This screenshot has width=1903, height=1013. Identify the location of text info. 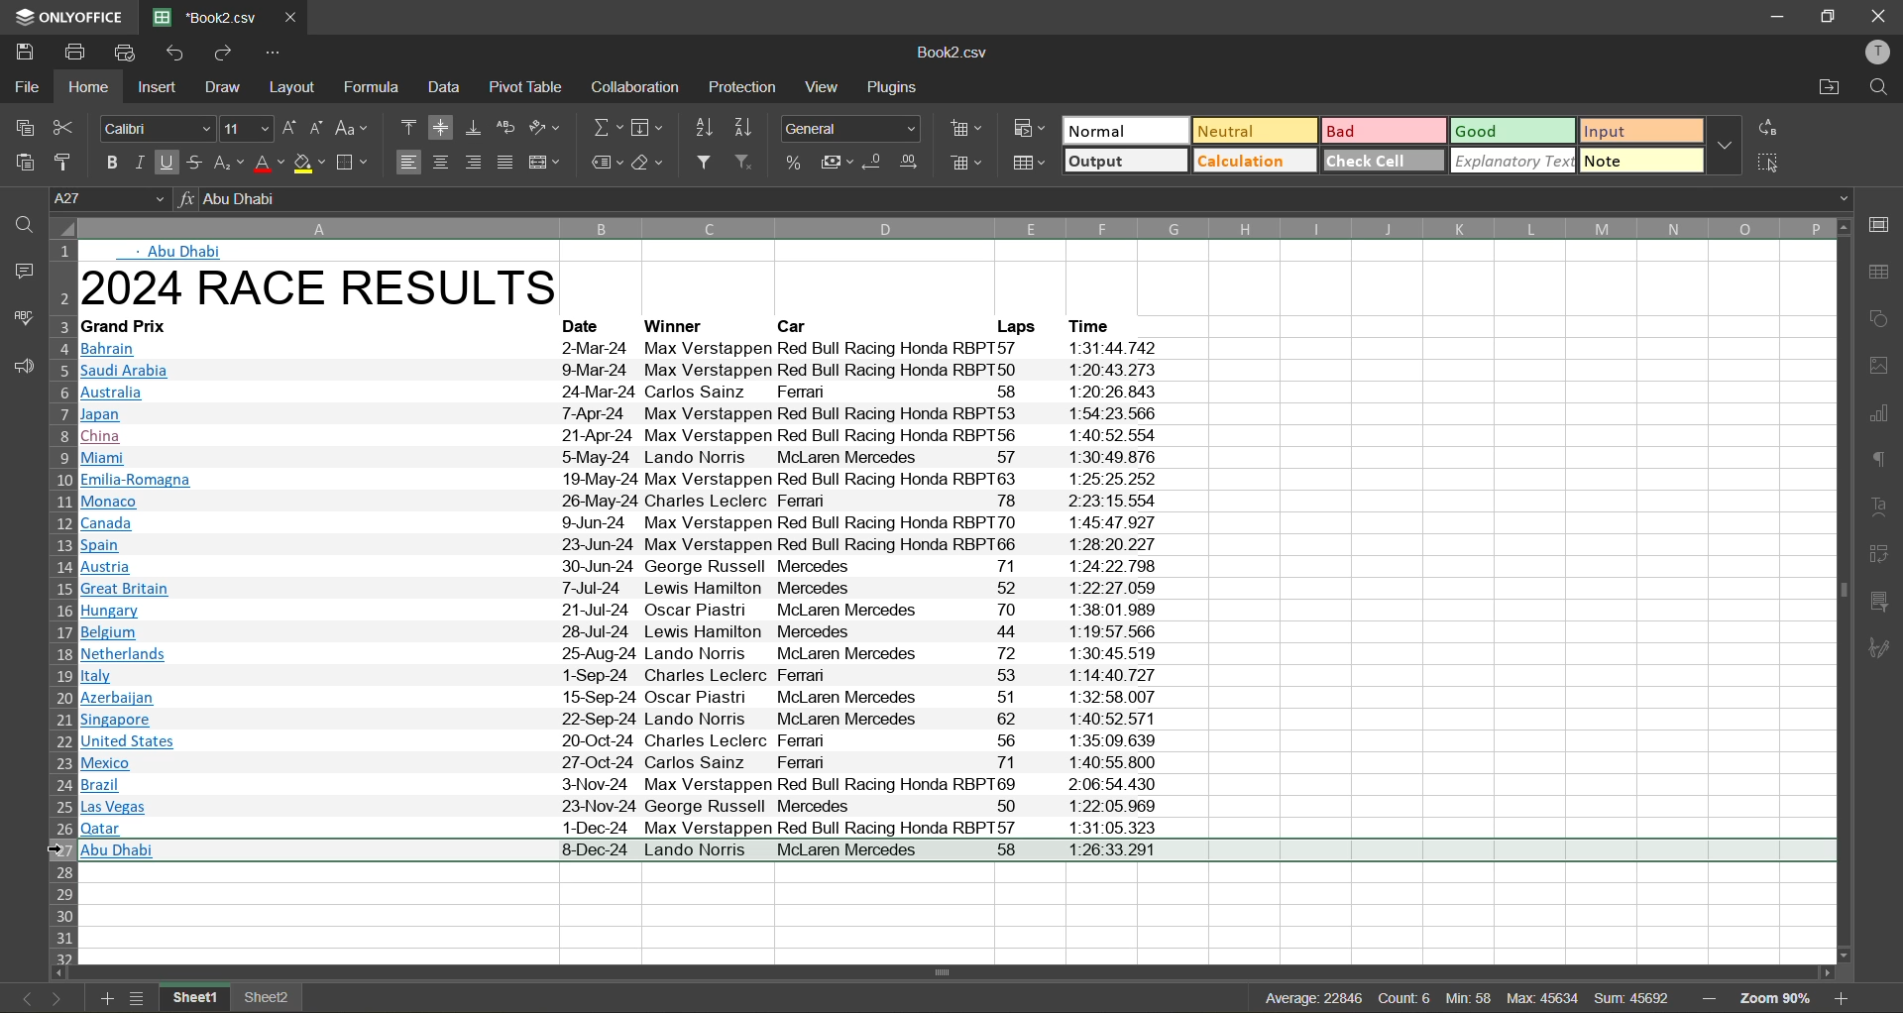
(619, 740).